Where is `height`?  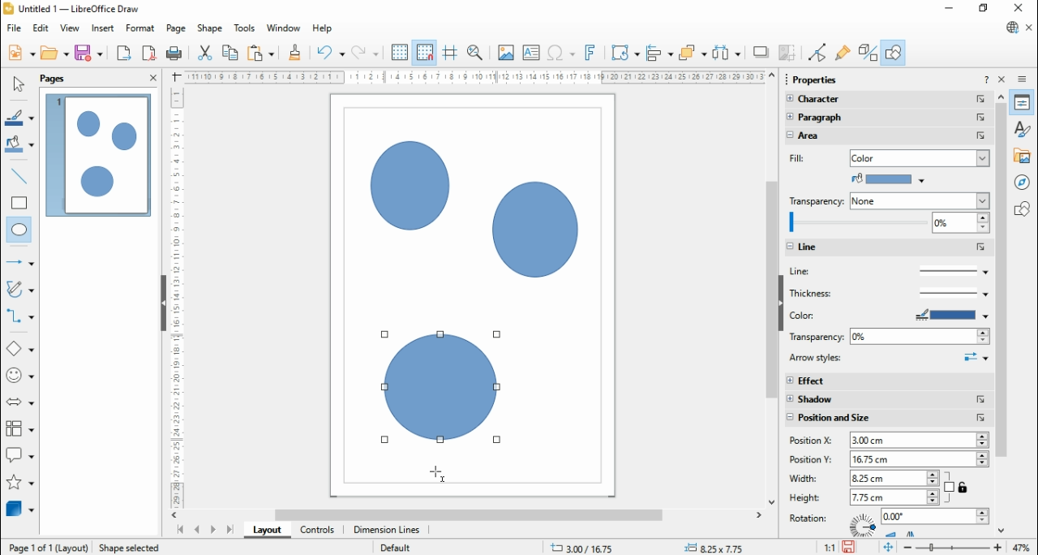
height is located at coordinates (809, 497).